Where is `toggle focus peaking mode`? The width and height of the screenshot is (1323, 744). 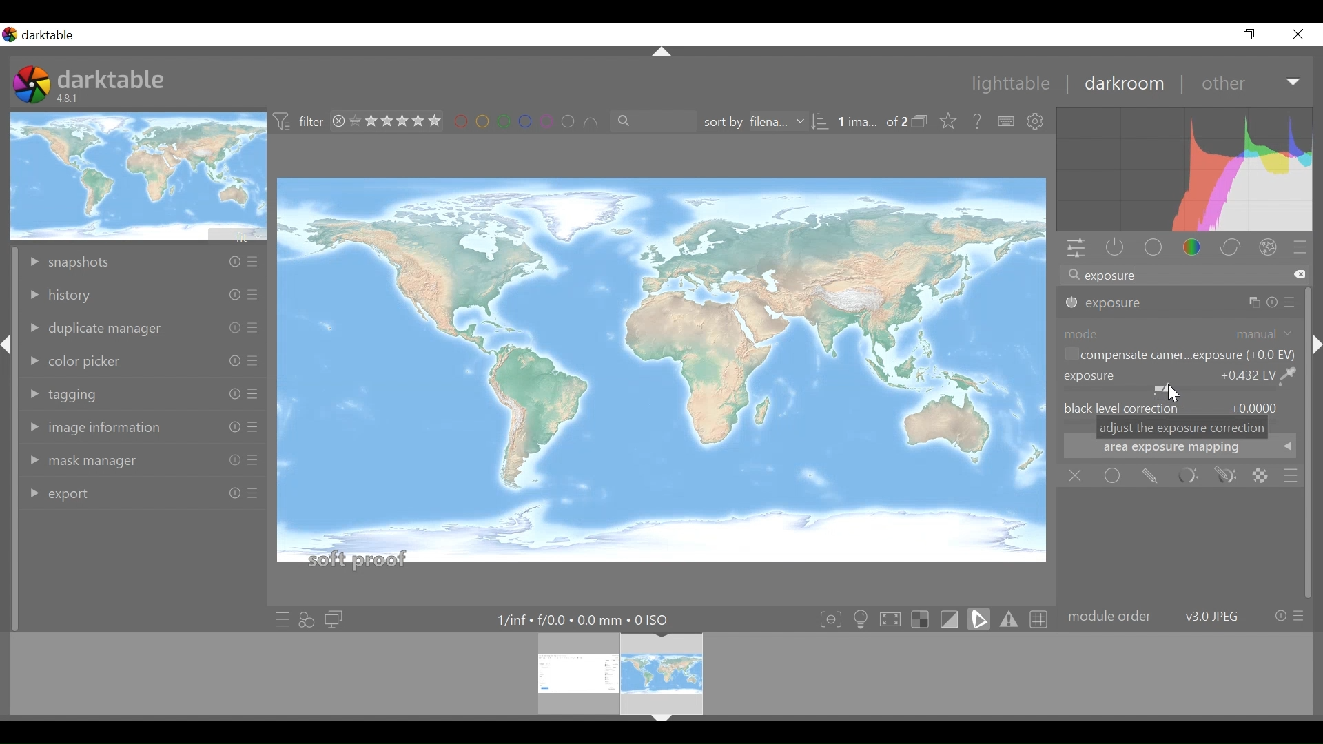 toggle focus peaking mode is located at coordinates (832, 619).